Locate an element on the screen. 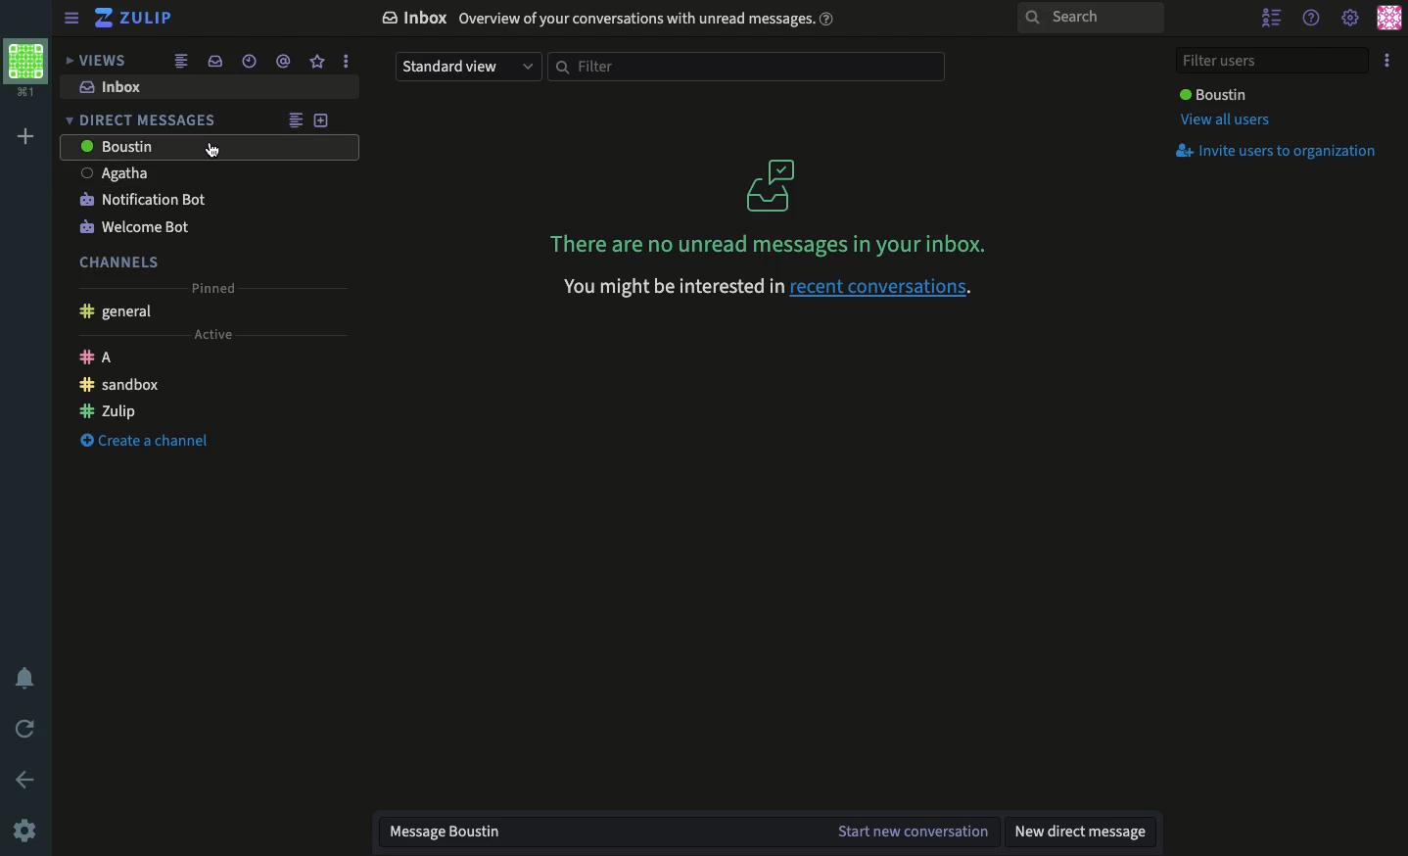 Image resolution: width=1408 pixels, height=856 pixels. User is located at coordinates (200, 172).